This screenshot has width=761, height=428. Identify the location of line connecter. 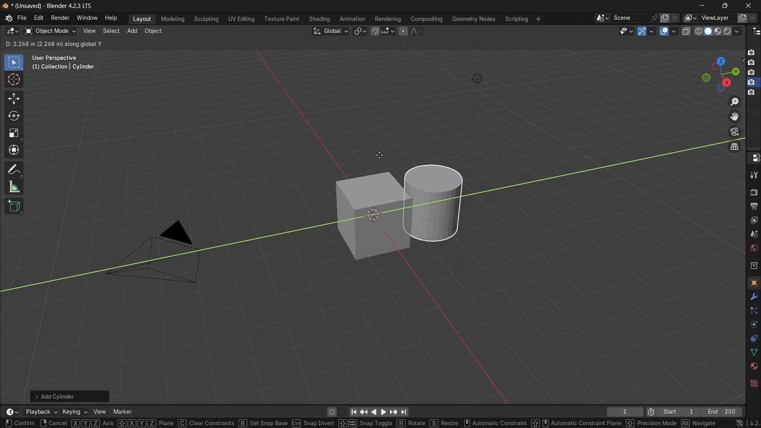
(751, 311).